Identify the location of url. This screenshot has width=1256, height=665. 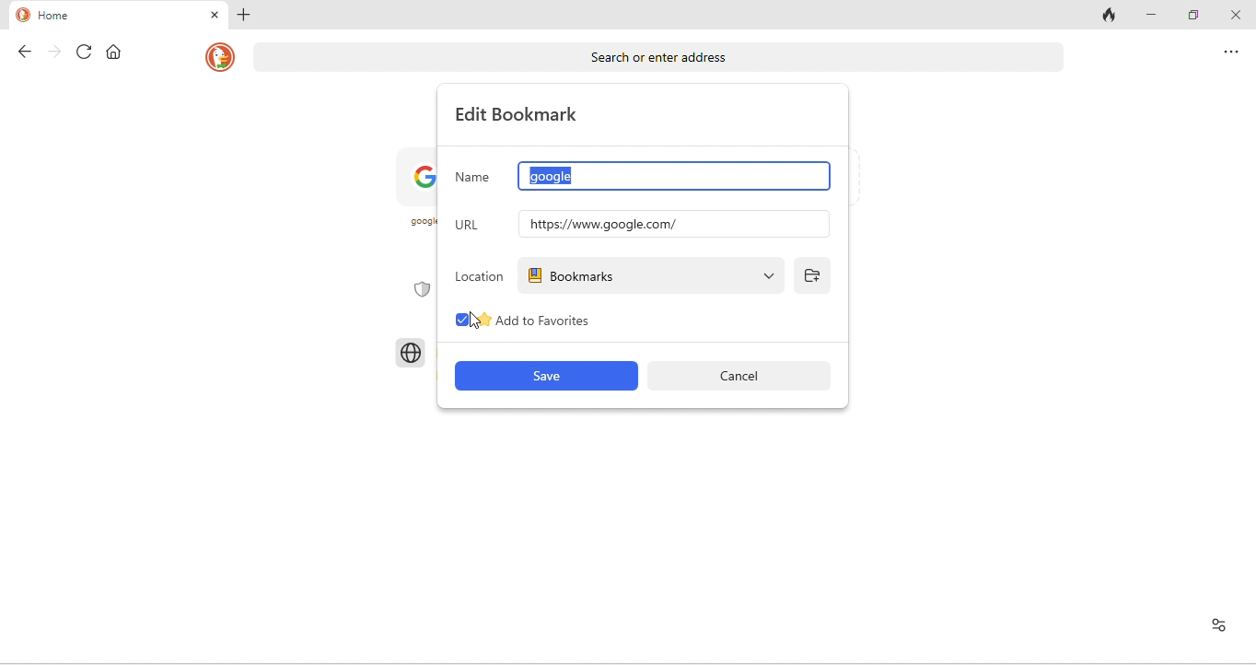
(474, 222).